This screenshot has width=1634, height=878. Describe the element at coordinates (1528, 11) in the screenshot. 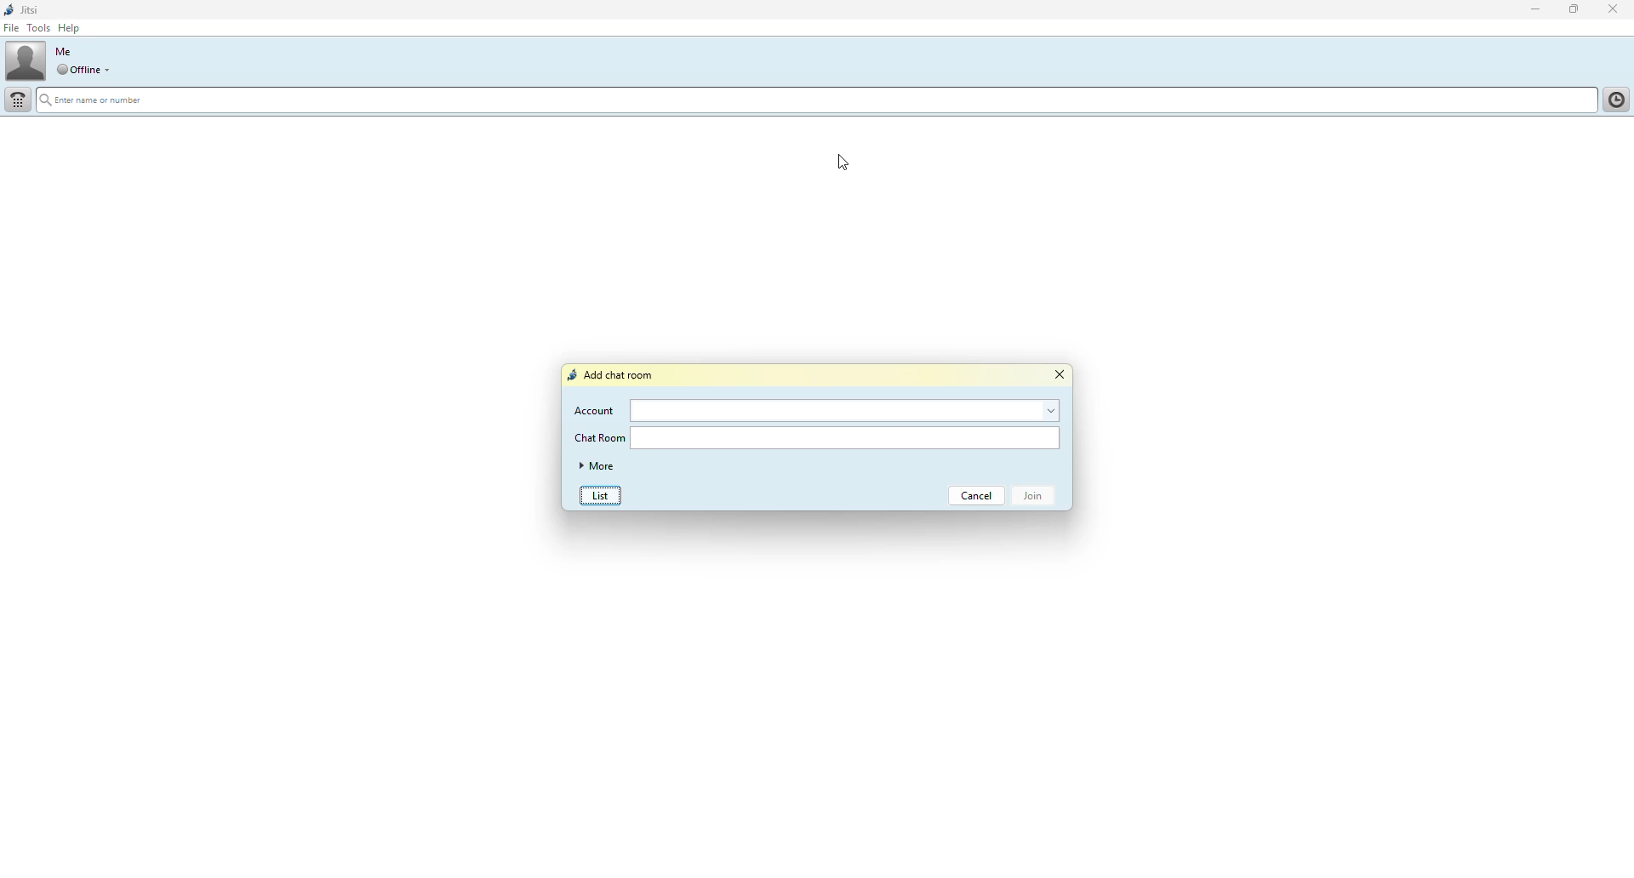

I see `minimize` at that location.